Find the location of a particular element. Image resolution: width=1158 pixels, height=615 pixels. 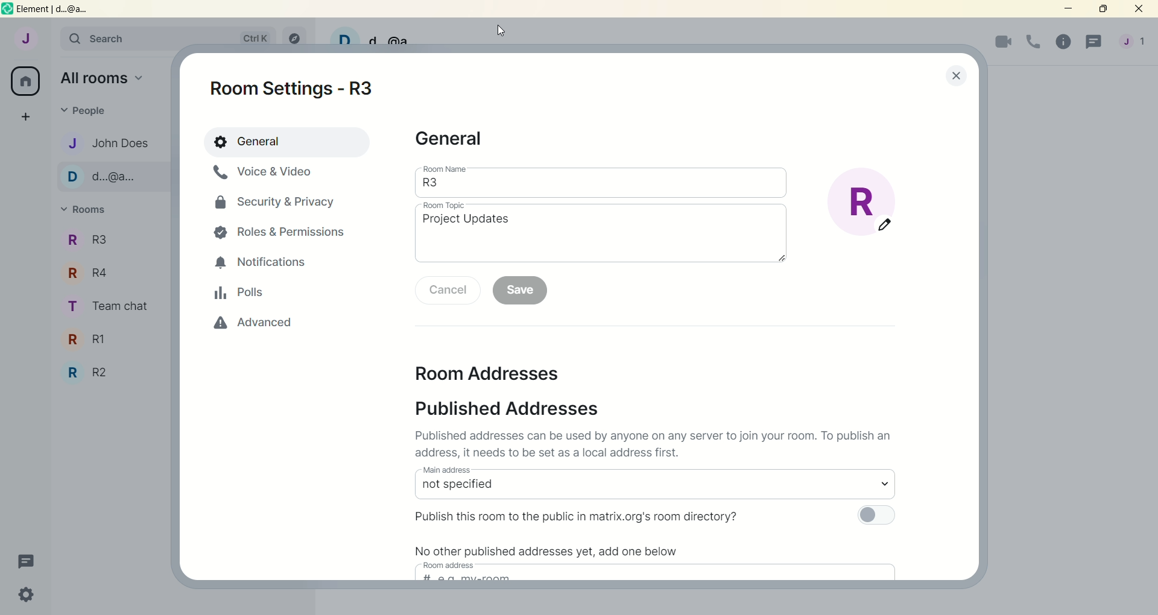

rooms is located at coordinates (84, 209).